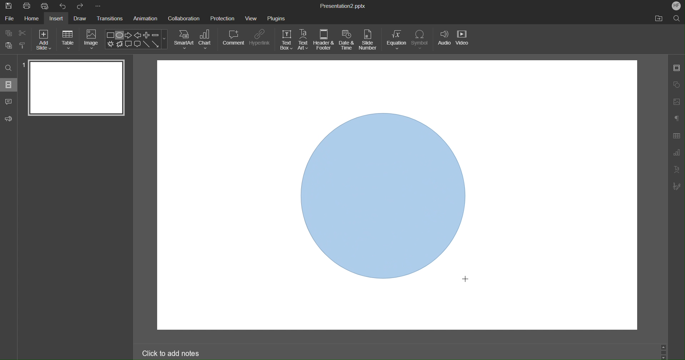  What do you see at coordinates (8, 6) in the screenshot?
I see `Save` at bounding box center [8, 6].